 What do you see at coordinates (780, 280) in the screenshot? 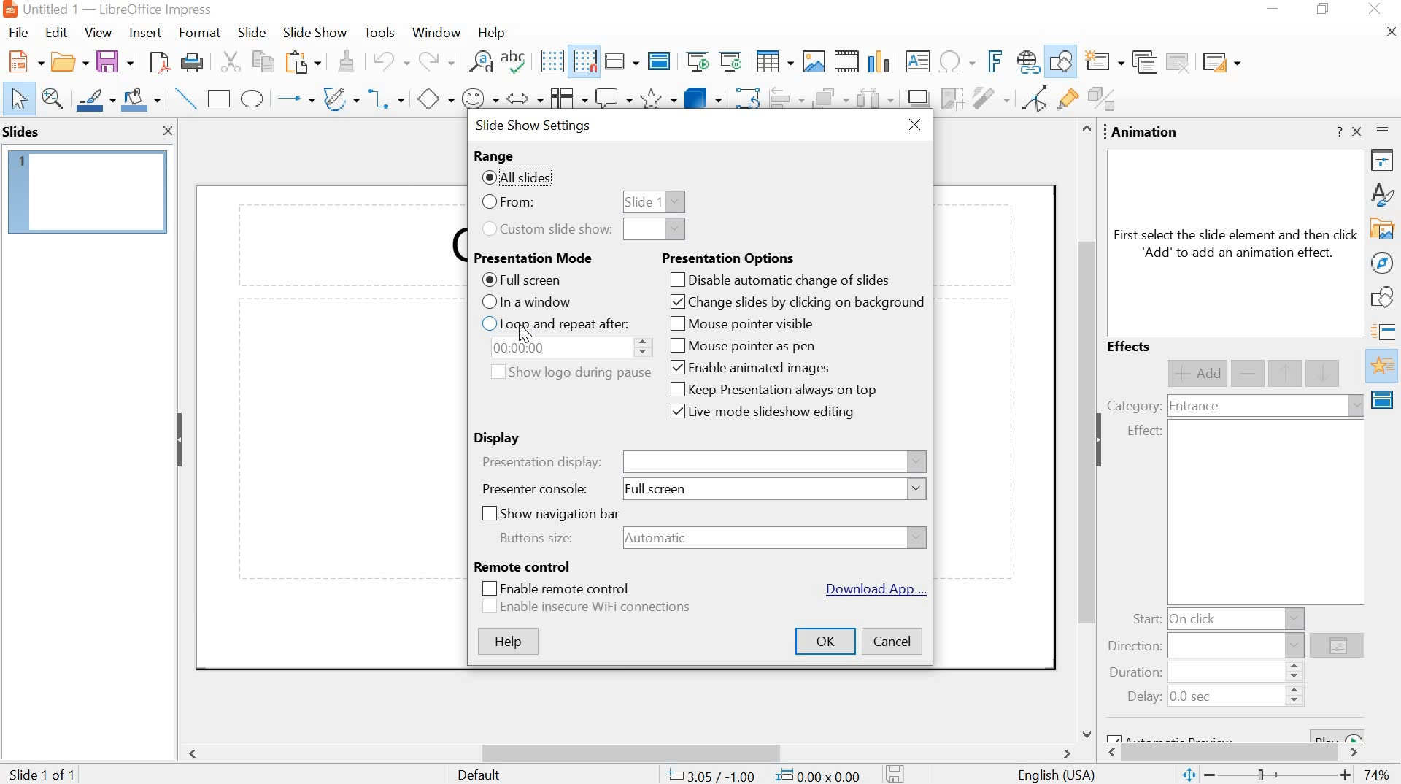
I see `disable automatic change of slides` at bounding box center [780, 280].